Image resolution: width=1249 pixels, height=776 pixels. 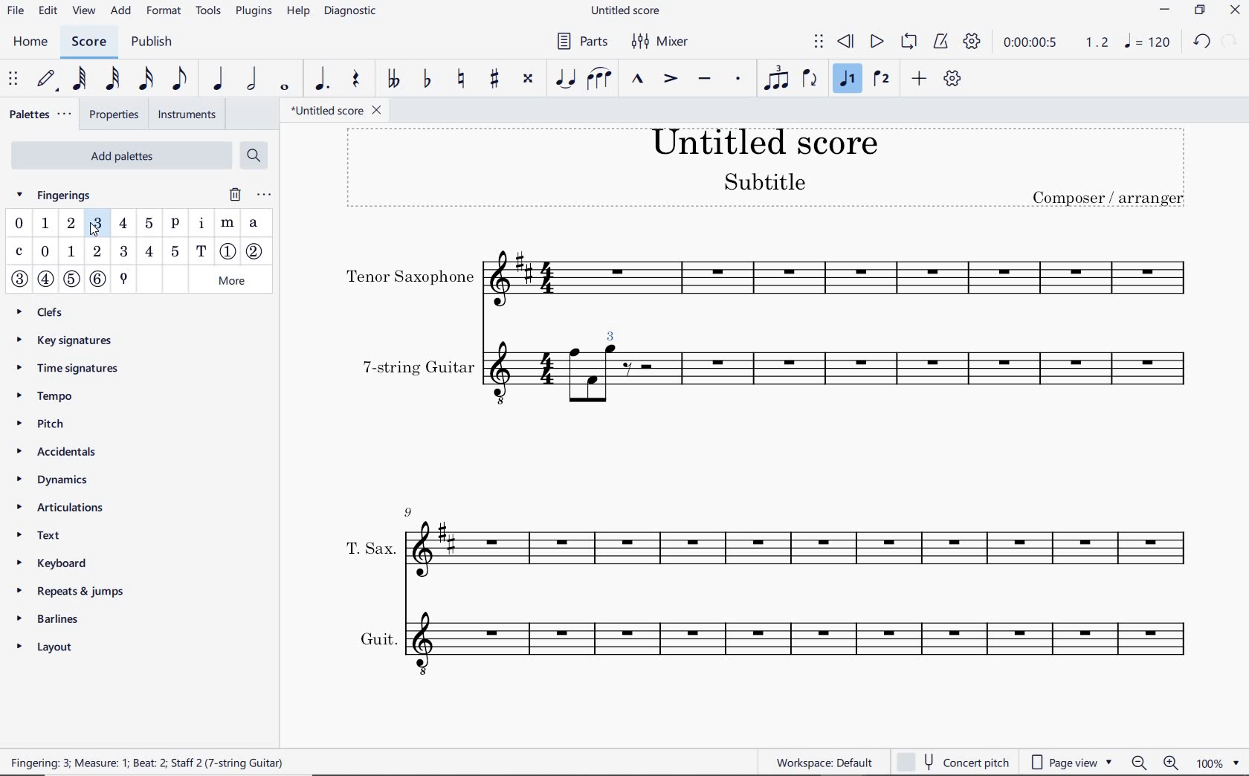 I want to click on fingerings 2, so click(x=70, y=223).